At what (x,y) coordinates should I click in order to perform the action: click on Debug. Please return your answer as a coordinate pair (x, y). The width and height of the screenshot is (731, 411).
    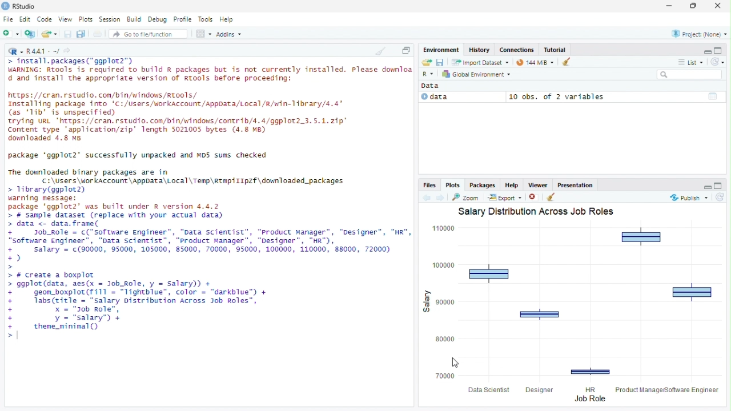
    Looking at the image, I should click on (158, 19).